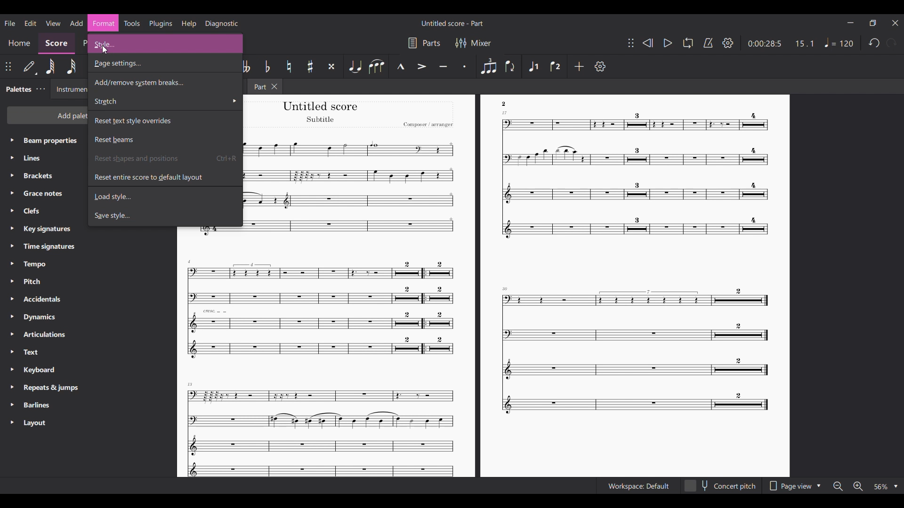 The height and width of the screenshot is (508, 904). I want to click on Grasce notes, so click(46, 194).